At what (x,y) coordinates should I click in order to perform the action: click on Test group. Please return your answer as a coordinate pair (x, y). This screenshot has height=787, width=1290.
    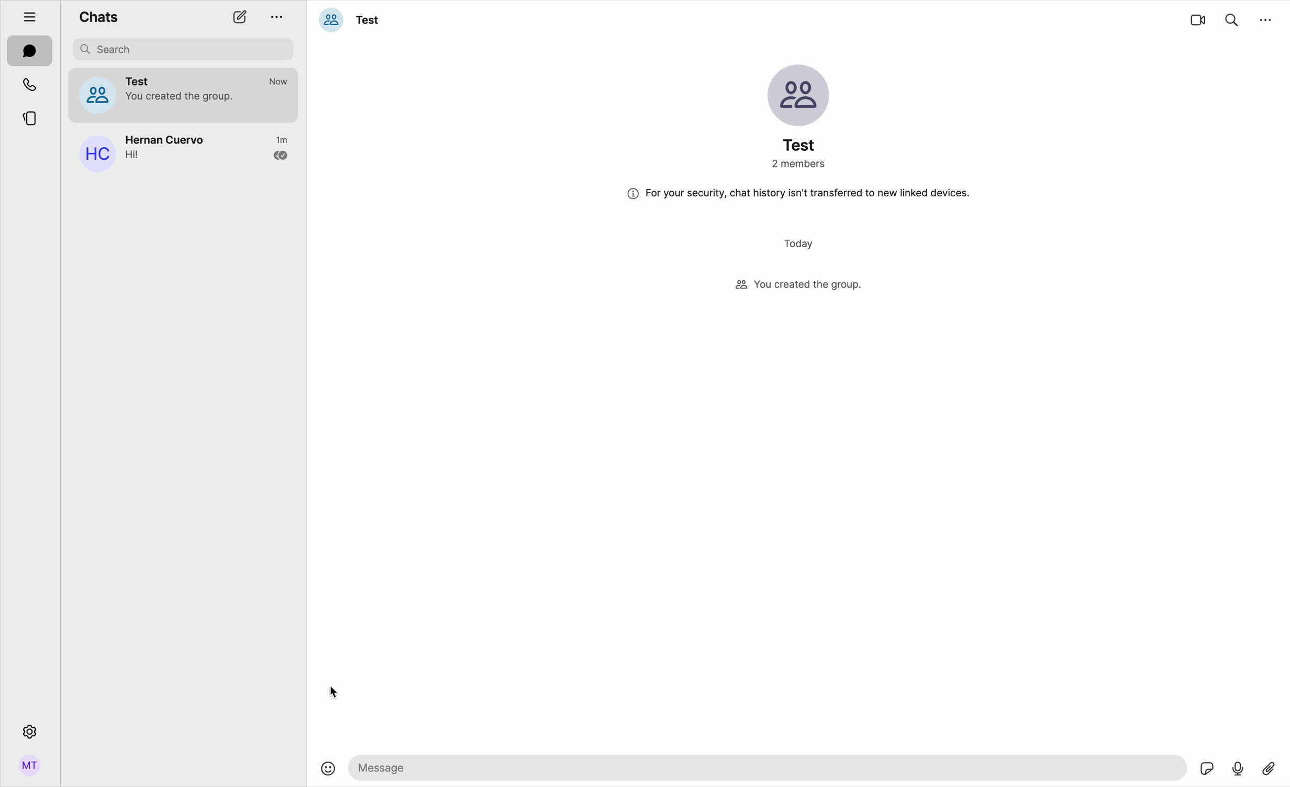
    Looking at the image, I should click on (184, 94).